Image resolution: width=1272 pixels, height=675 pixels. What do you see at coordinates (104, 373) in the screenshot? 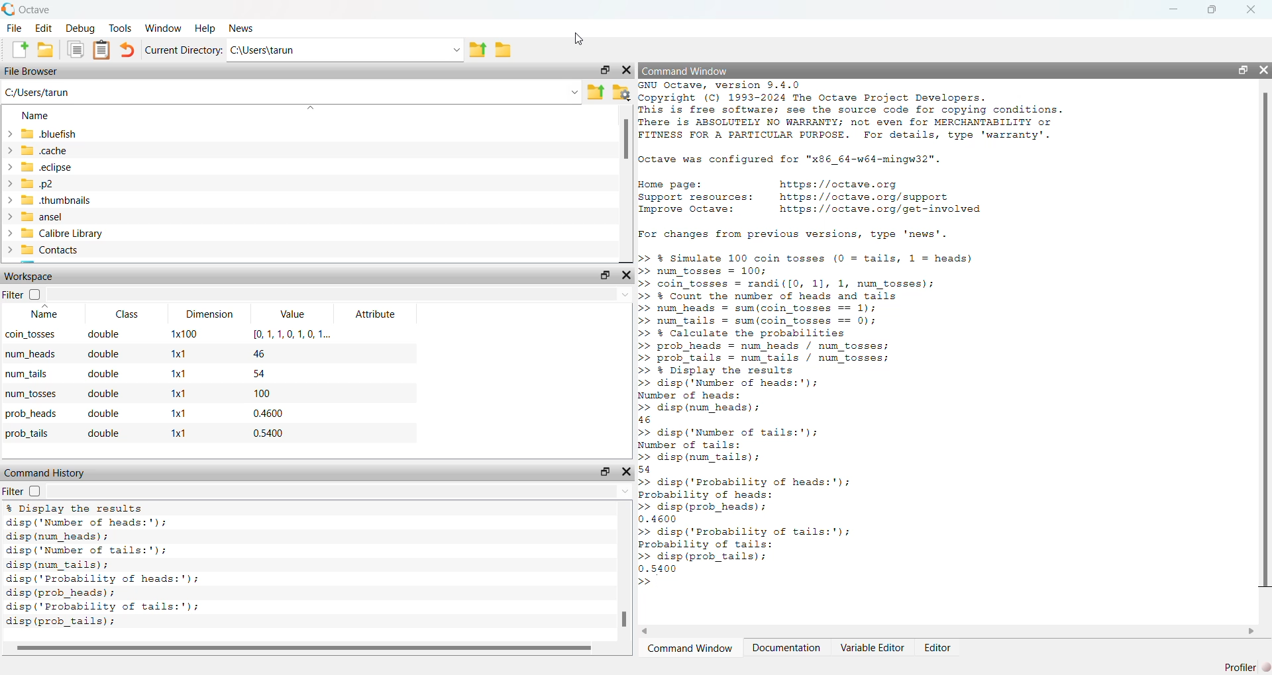
I see `double` at bounding box center [104, 373].